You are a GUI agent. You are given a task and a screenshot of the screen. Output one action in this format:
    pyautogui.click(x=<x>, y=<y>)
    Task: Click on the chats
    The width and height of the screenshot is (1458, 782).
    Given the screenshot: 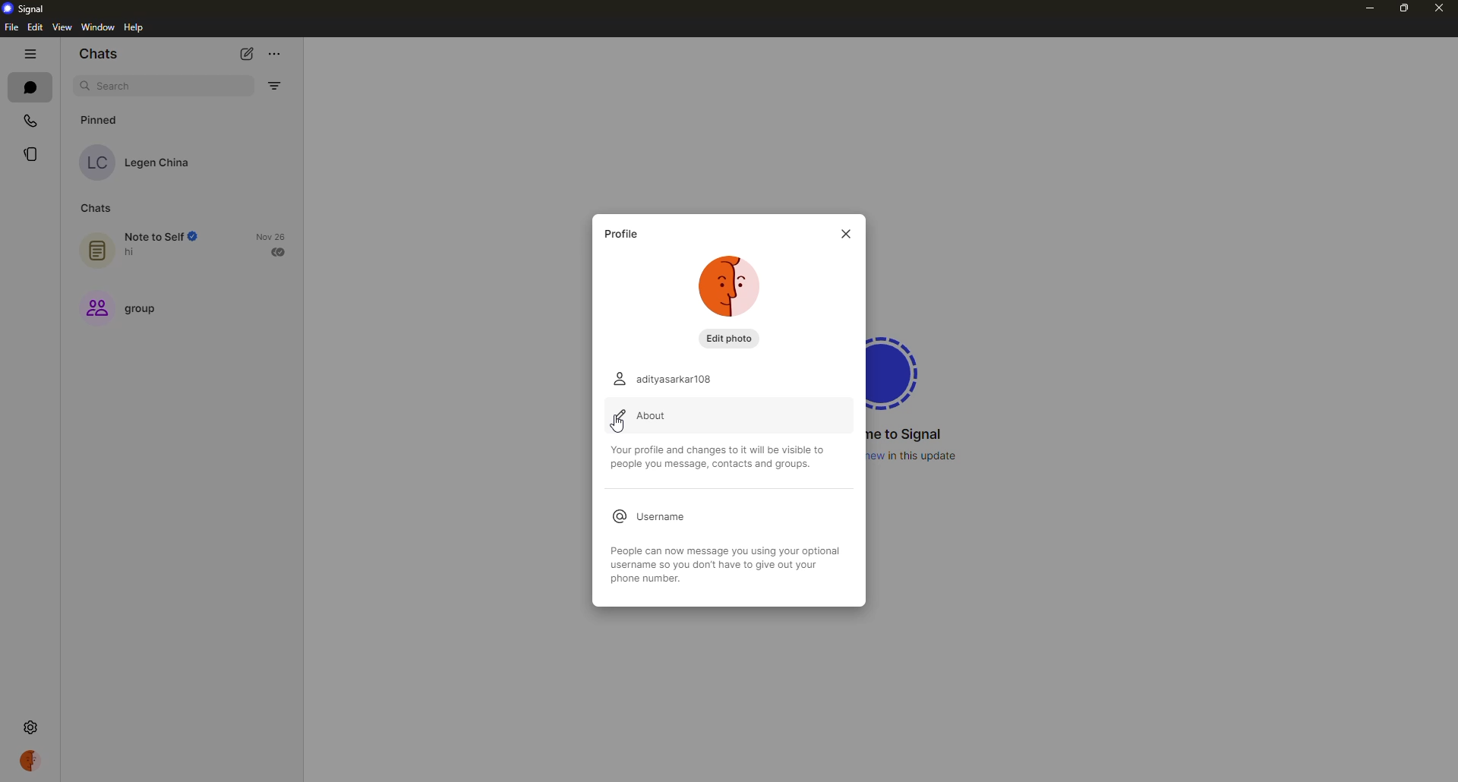 What is the action you would take?
    pyautogui.click(x=100, y=55)
    